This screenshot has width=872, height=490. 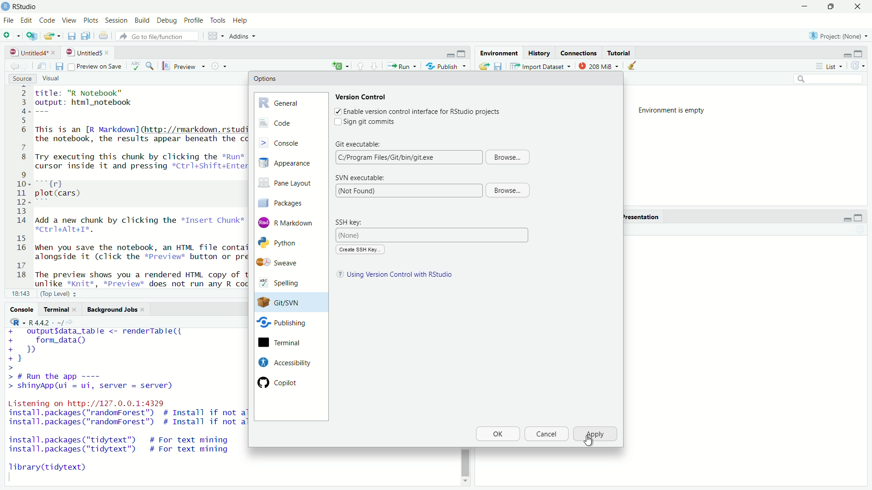 What do you see at coordinates (507, 191) in the screenshot?
I see `Browse...` at bounding box center [507, 191].